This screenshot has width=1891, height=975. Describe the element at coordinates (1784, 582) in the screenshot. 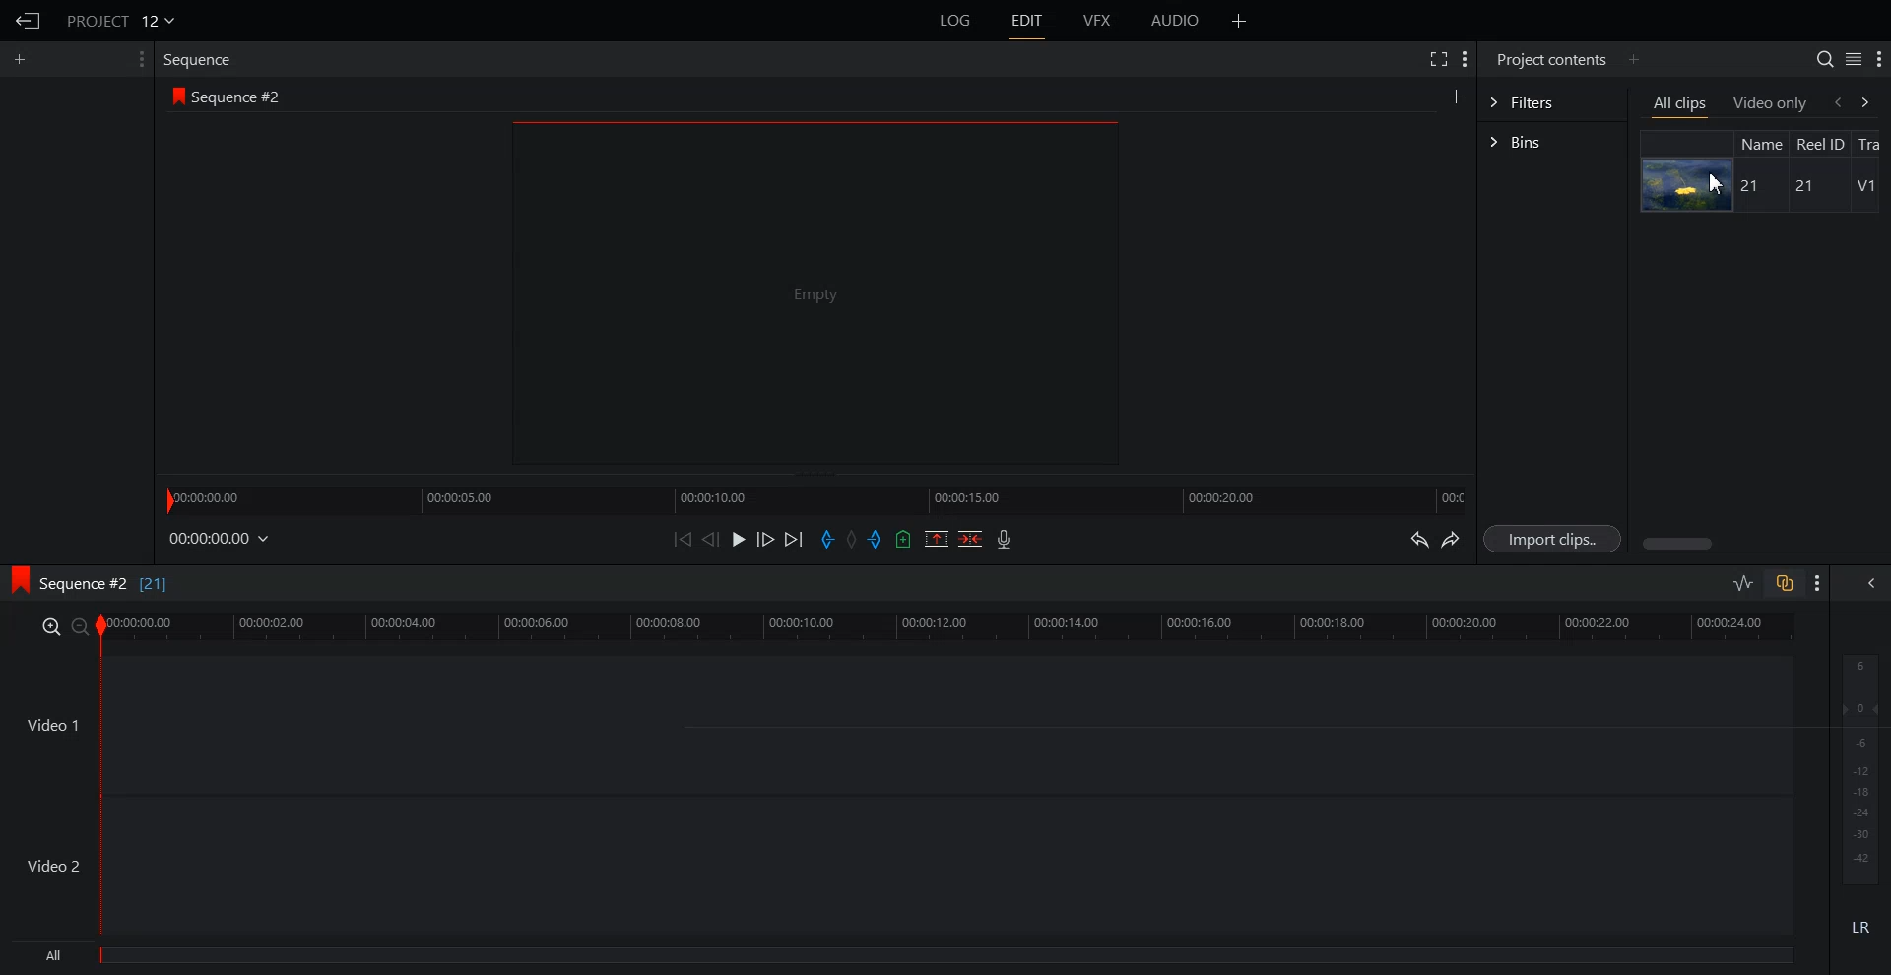

I see `Toggle auto track sync` at that location.